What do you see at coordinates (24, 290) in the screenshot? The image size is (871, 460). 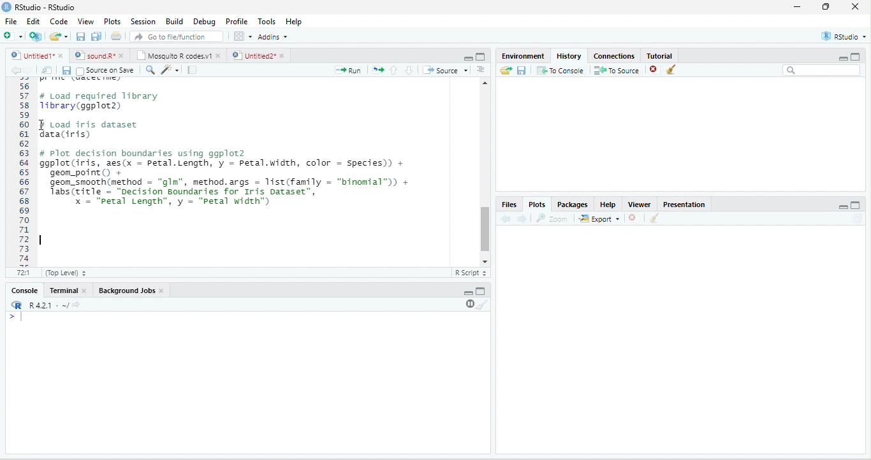 I see `Console` at bounding box center [24, 290].